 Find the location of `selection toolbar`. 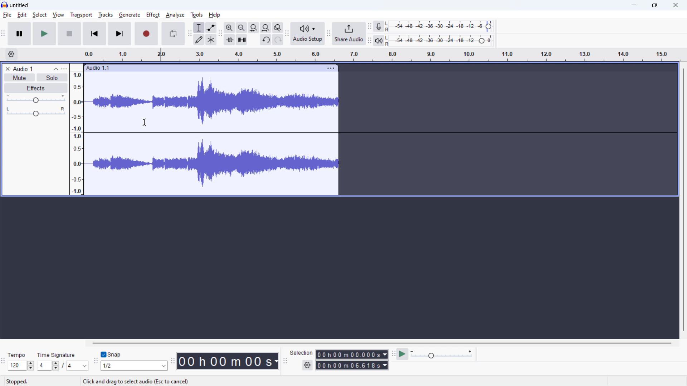

selection toolbar is located at coordinates (285, 362).